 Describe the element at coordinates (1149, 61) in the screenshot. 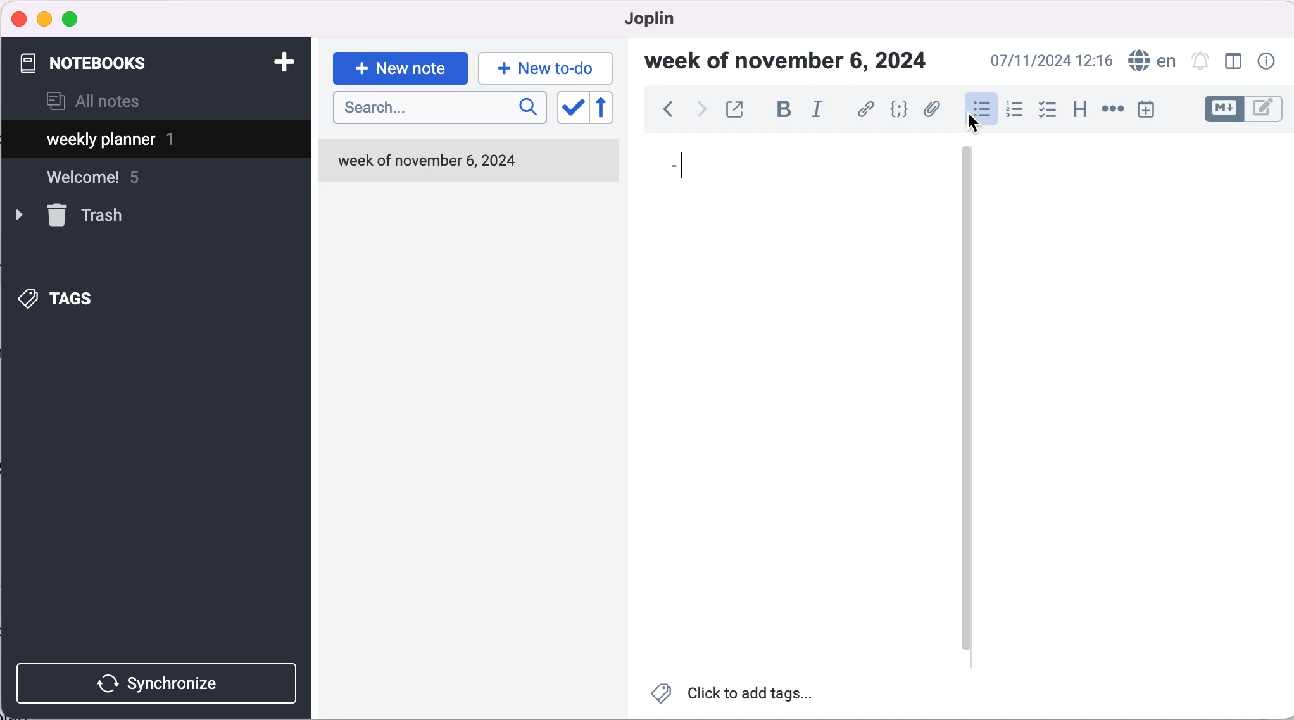

I see `language` at that location.